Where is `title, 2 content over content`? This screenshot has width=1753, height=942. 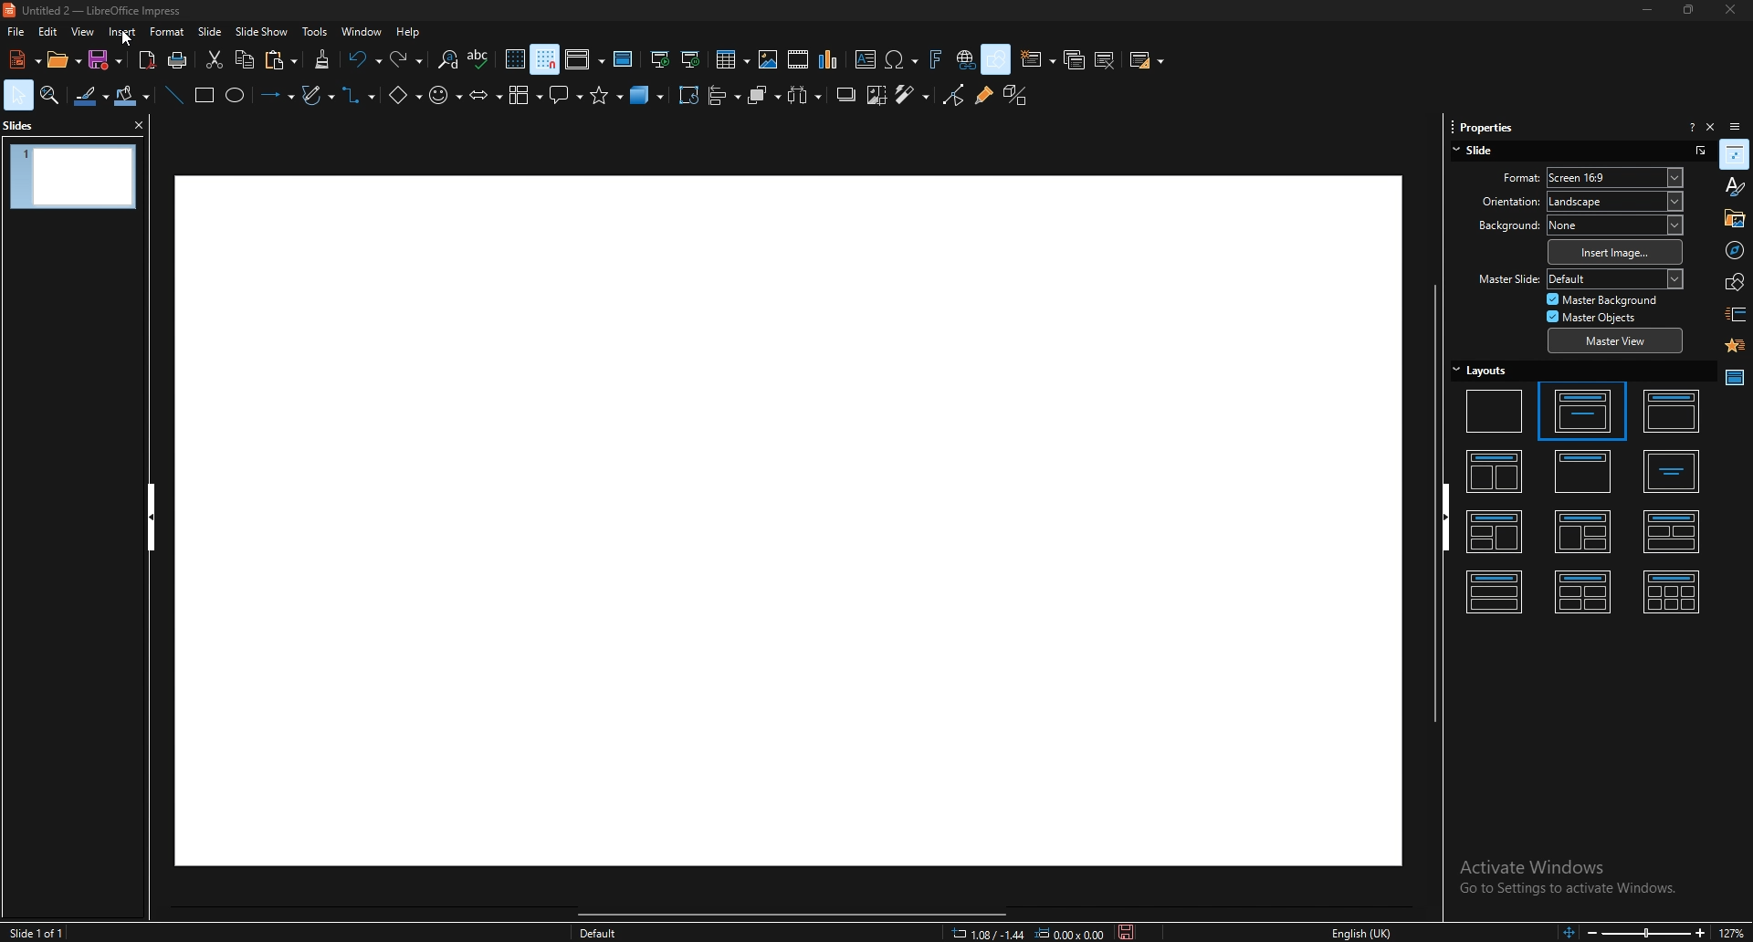 title, 2 content over content is located at coordinates (1673, 530).